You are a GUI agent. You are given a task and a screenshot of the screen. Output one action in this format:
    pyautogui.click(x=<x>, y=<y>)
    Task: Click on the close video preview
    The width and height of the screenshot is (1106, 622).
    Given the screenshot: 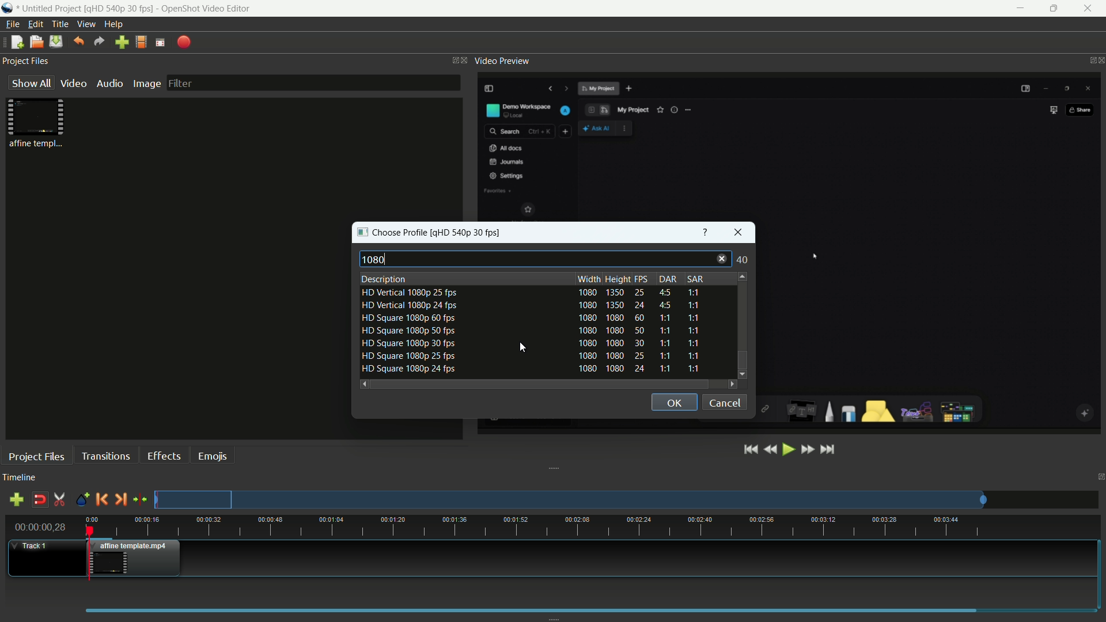 What is the action you would take?
    pyautogui.click(x=1099, y=60)
    